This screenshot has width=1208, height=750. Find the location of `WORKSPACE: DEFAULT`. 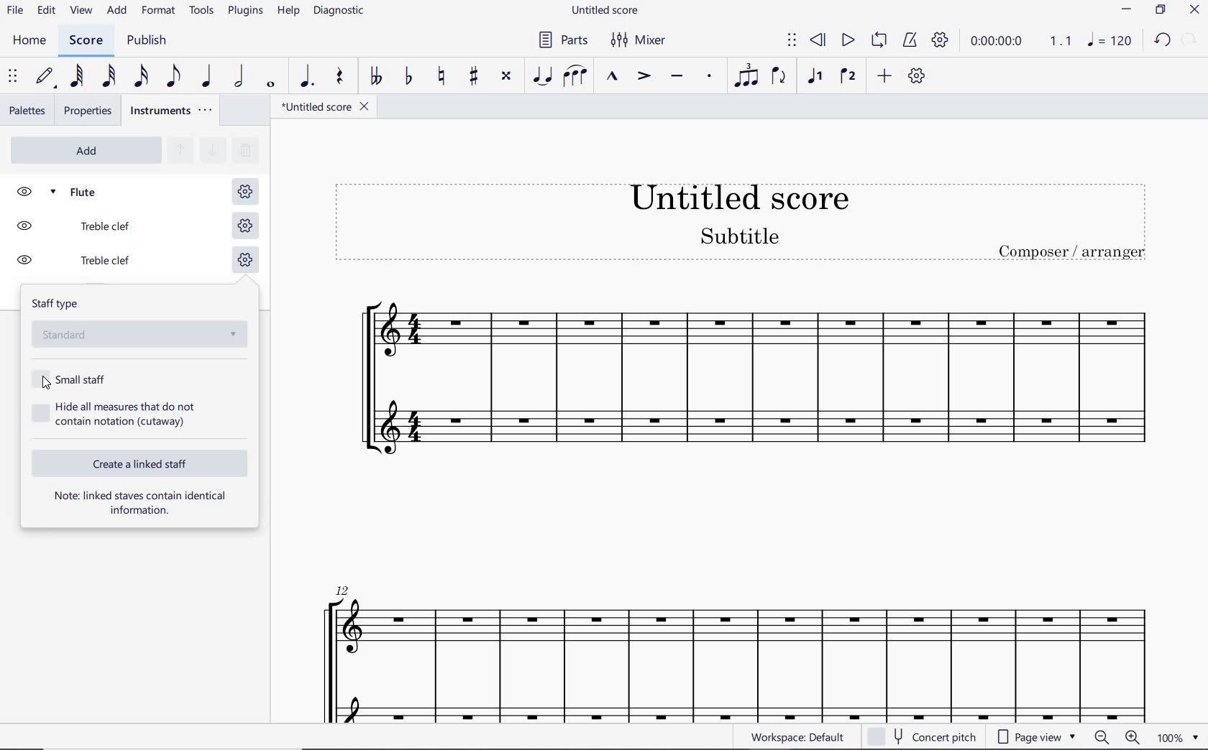

WORKSPACE: DEFAULT is located at coordinates (800, 737).